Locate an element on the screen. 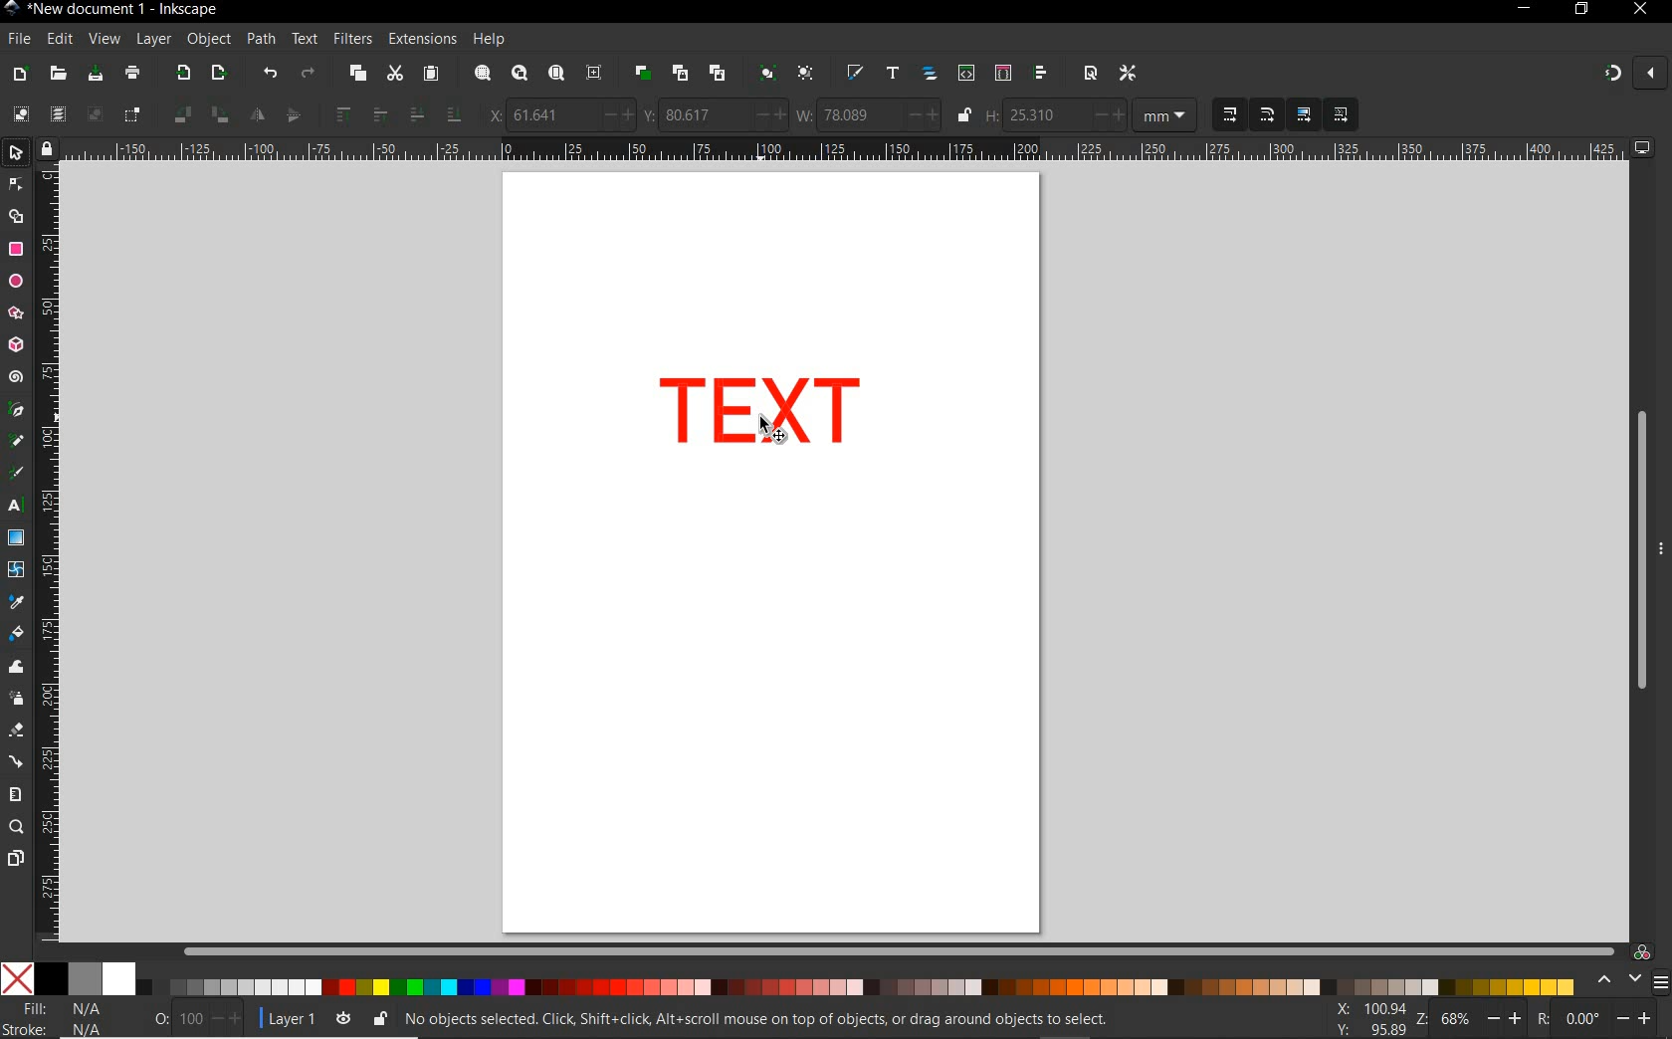  lower selection is located at coordinates (433, 114).